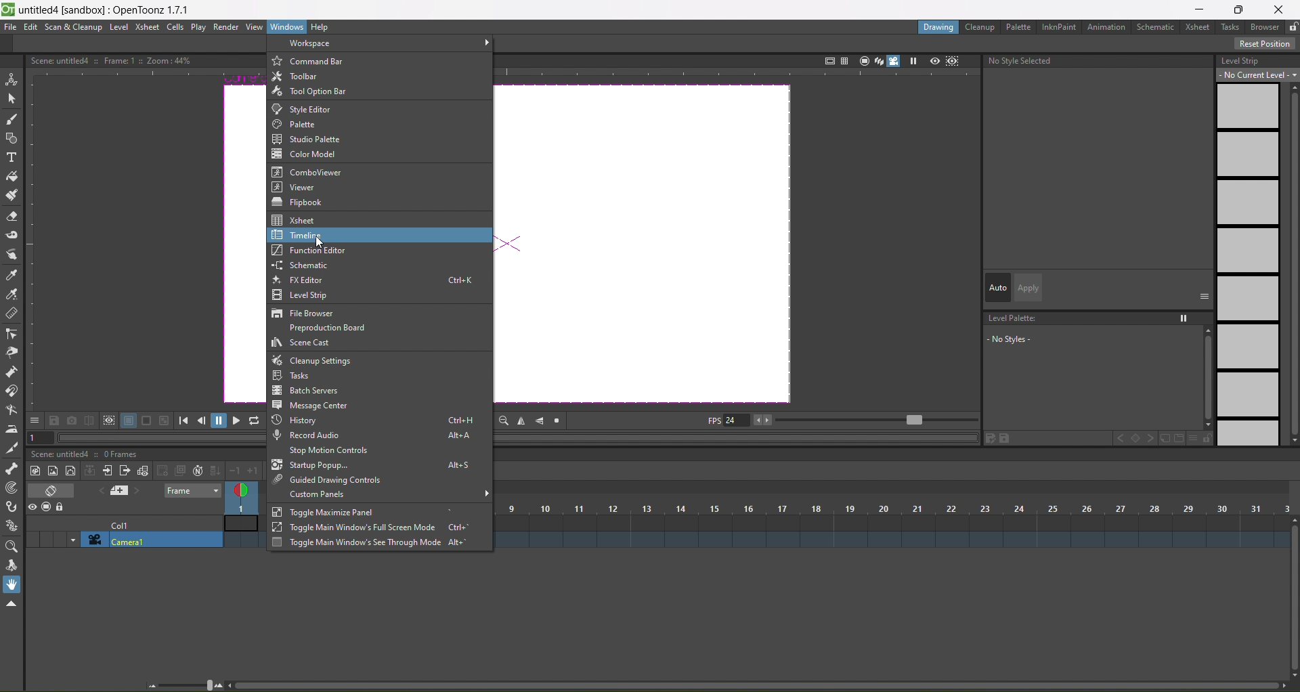 This screenshot has width=1300, height=692. Describe the element at coordinates (383, 281) in the screenshot. I see `fx editor` at that location.